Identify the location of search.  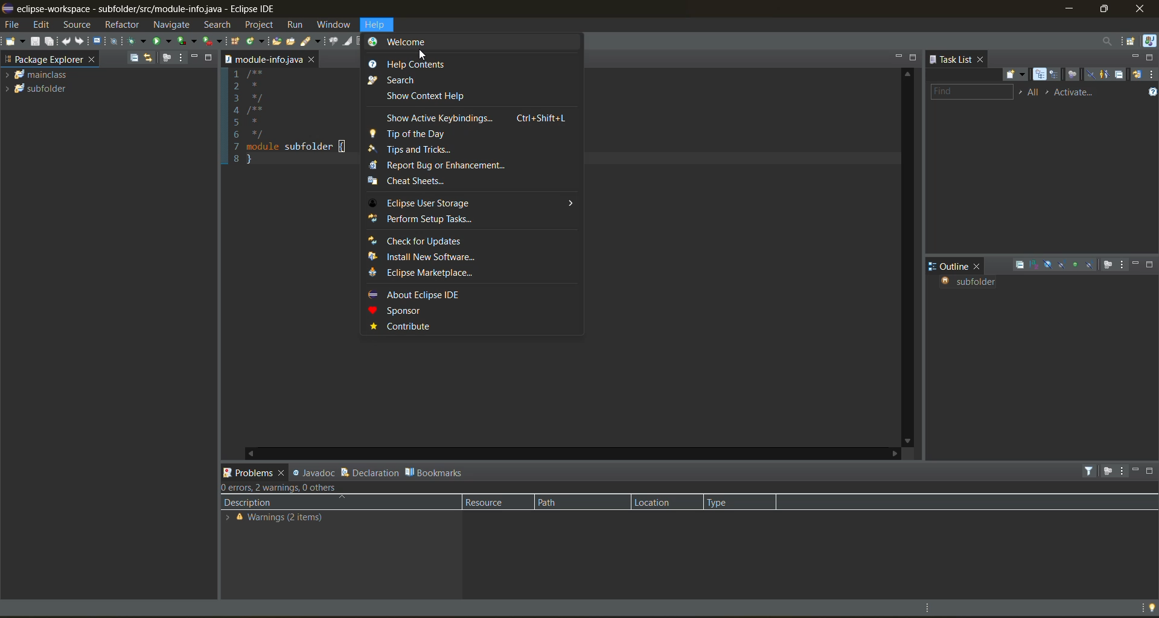
(217, 25).